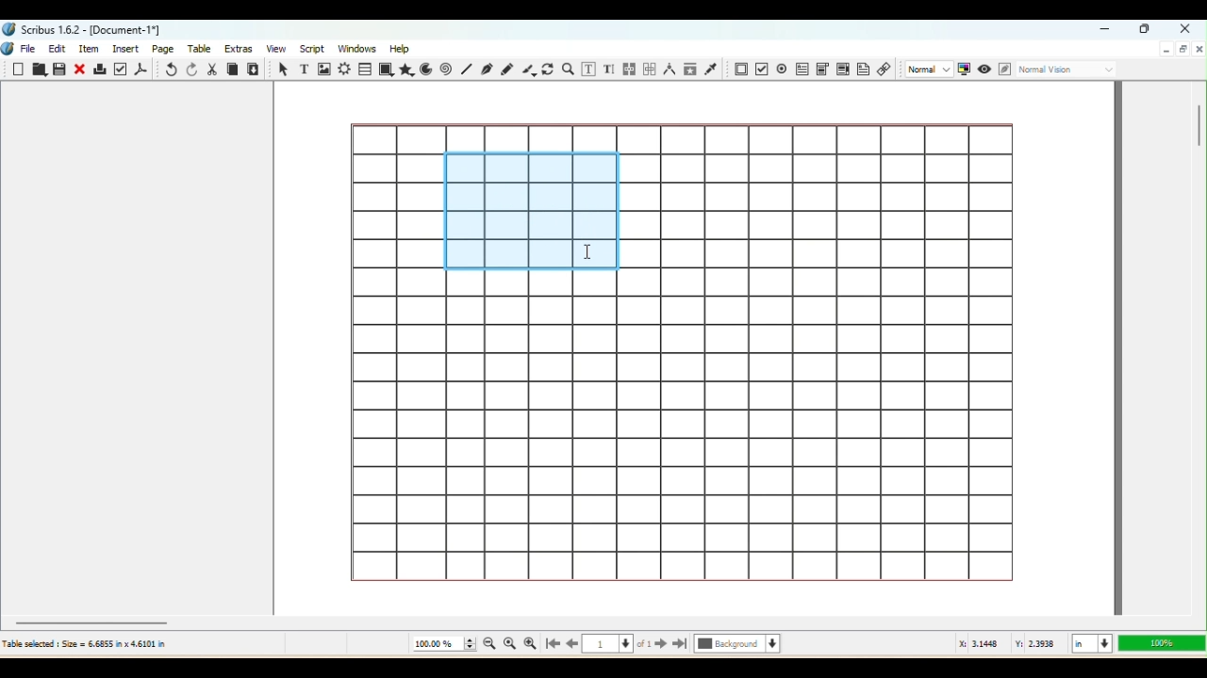 The image size is (1207, 678). Describe the element at coordinates (366, 69) in the screenshot. I see `Table` at that location.